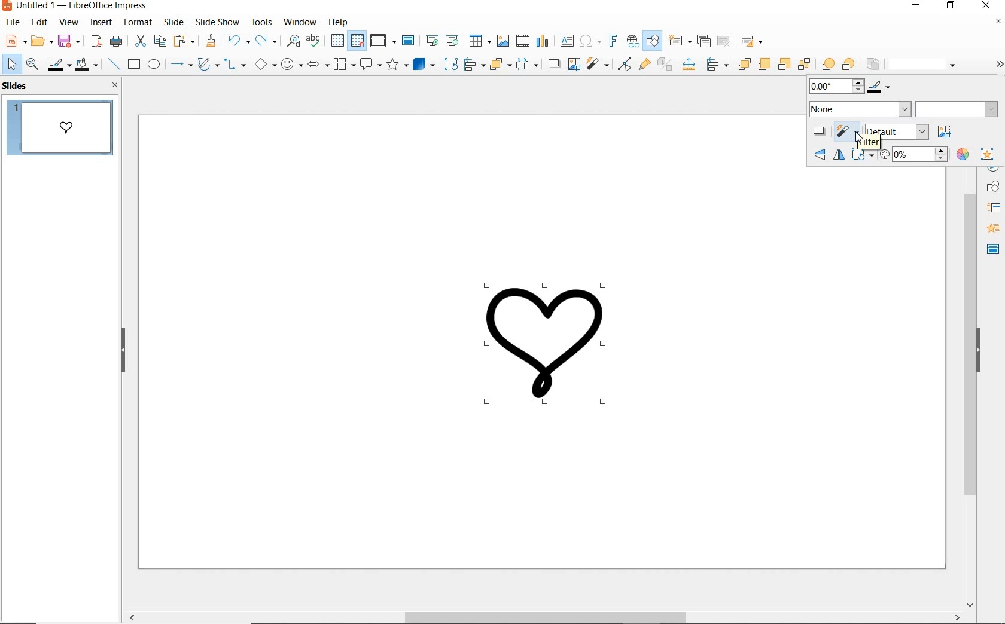  Describe the element at coordinates (849, 64) in the screenshot. I see `behind object` at that location.